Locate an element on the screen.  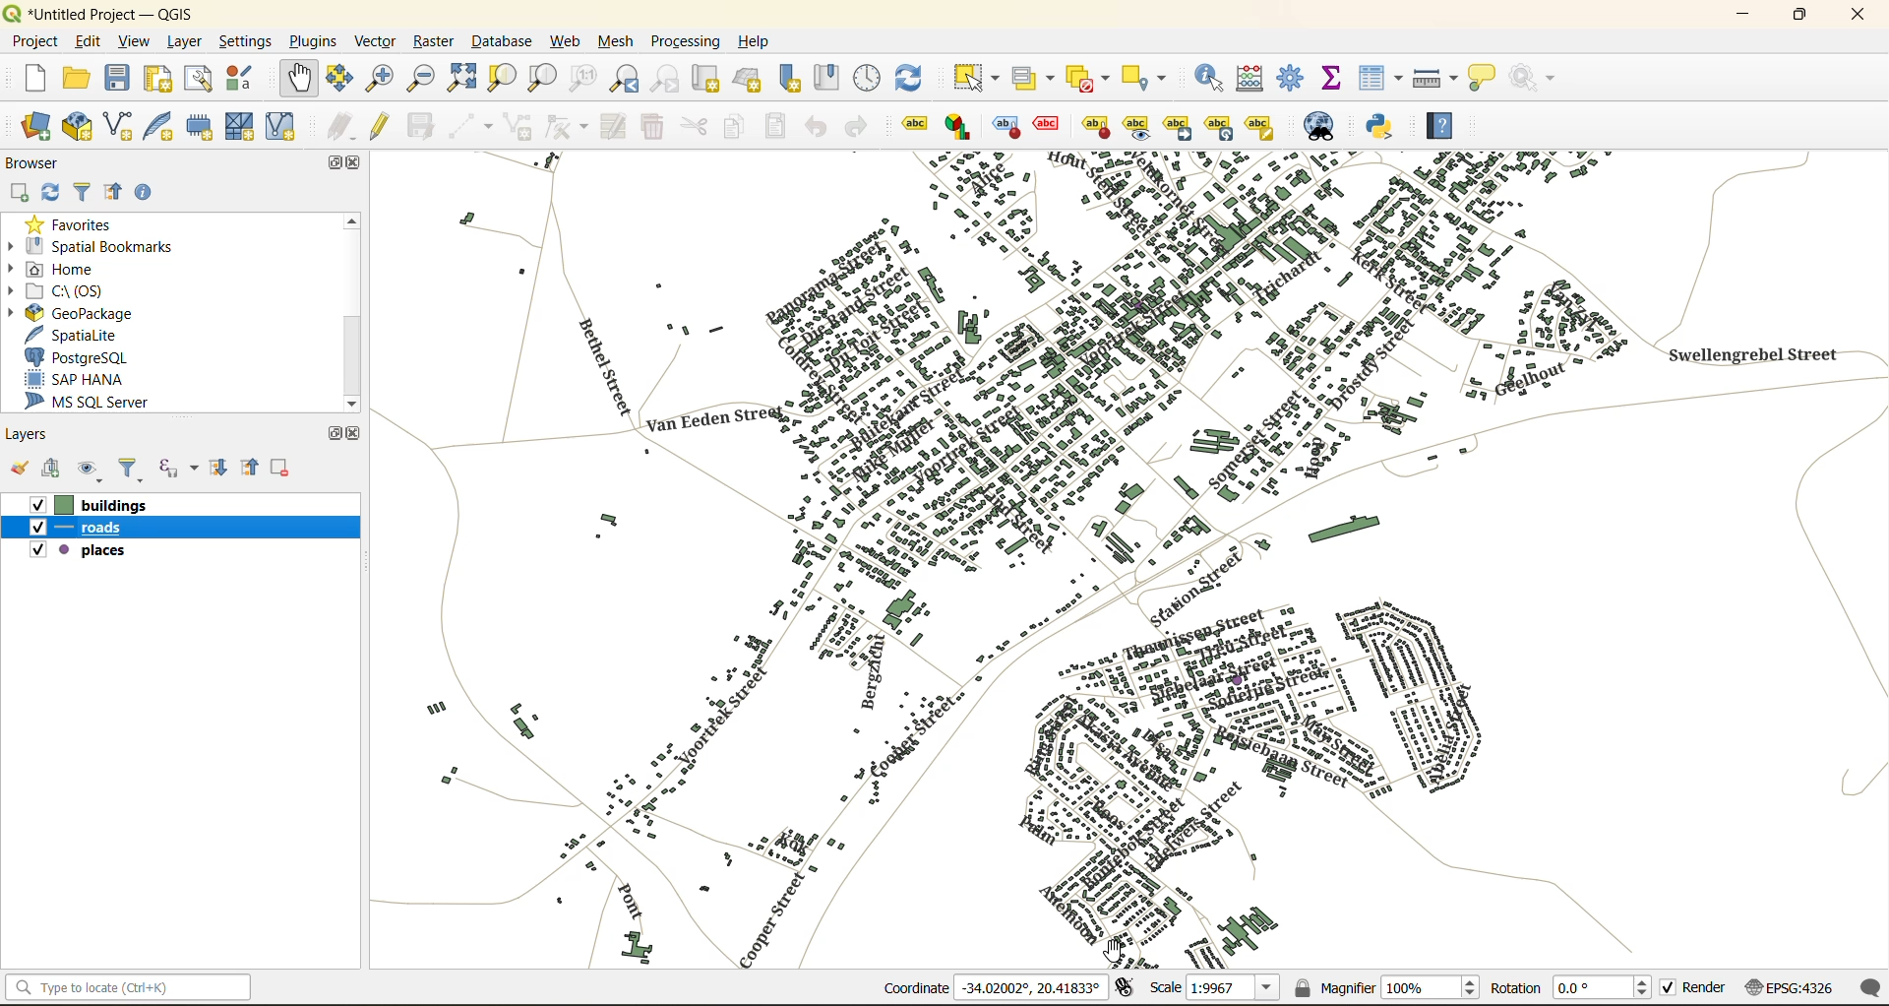
filter is located at coordinates (83, 193).